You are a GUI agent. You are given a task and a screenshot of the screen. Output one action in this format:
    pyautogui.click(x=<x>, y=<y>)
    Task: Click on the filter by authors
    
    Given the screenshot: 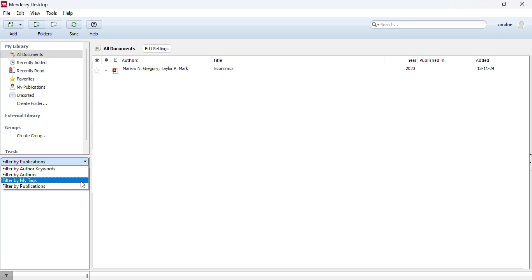 What is the action you would take?
    pyautogui.click(x=20, y=175)
    